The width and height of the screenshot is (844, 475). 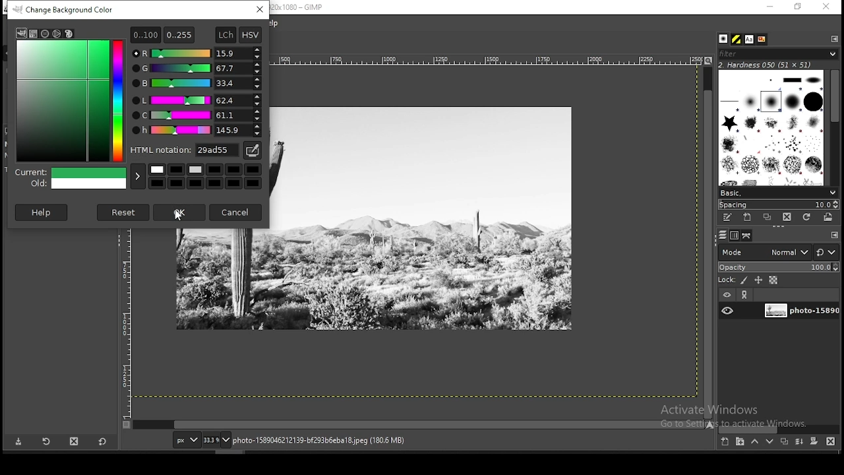 I want to click on delete this layer, so click(x=831, y=441).